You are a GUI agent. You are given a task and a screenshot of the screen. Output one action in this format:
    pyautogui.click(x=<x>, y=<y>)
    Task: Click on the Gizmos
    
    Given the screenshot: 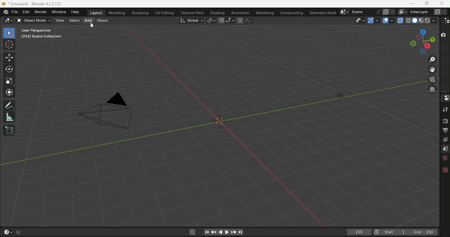 What is the action you would take?
    pyautogui.click(x=378, y=20)
    